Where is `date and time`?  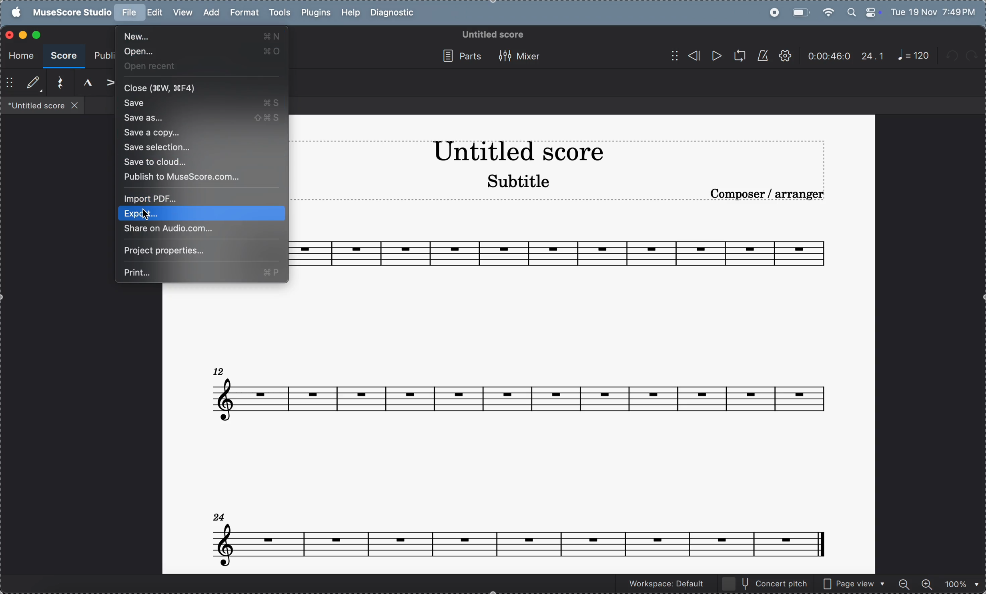
date and time is located at coordinates (934, 11).